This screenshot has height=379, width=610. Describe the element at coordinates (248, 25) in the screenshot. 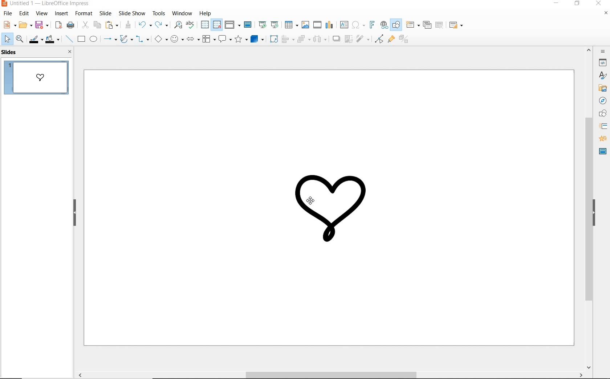

I see `master slide` at that location.